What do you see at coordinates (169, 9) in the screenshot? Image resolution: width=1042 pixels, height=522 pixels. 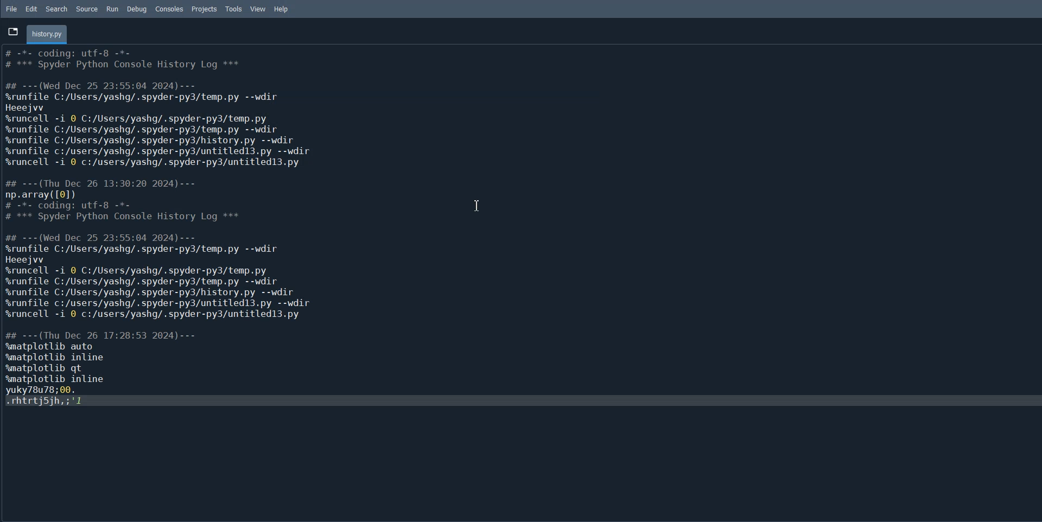 I see `Consoles` at bounding box center [169, 9].